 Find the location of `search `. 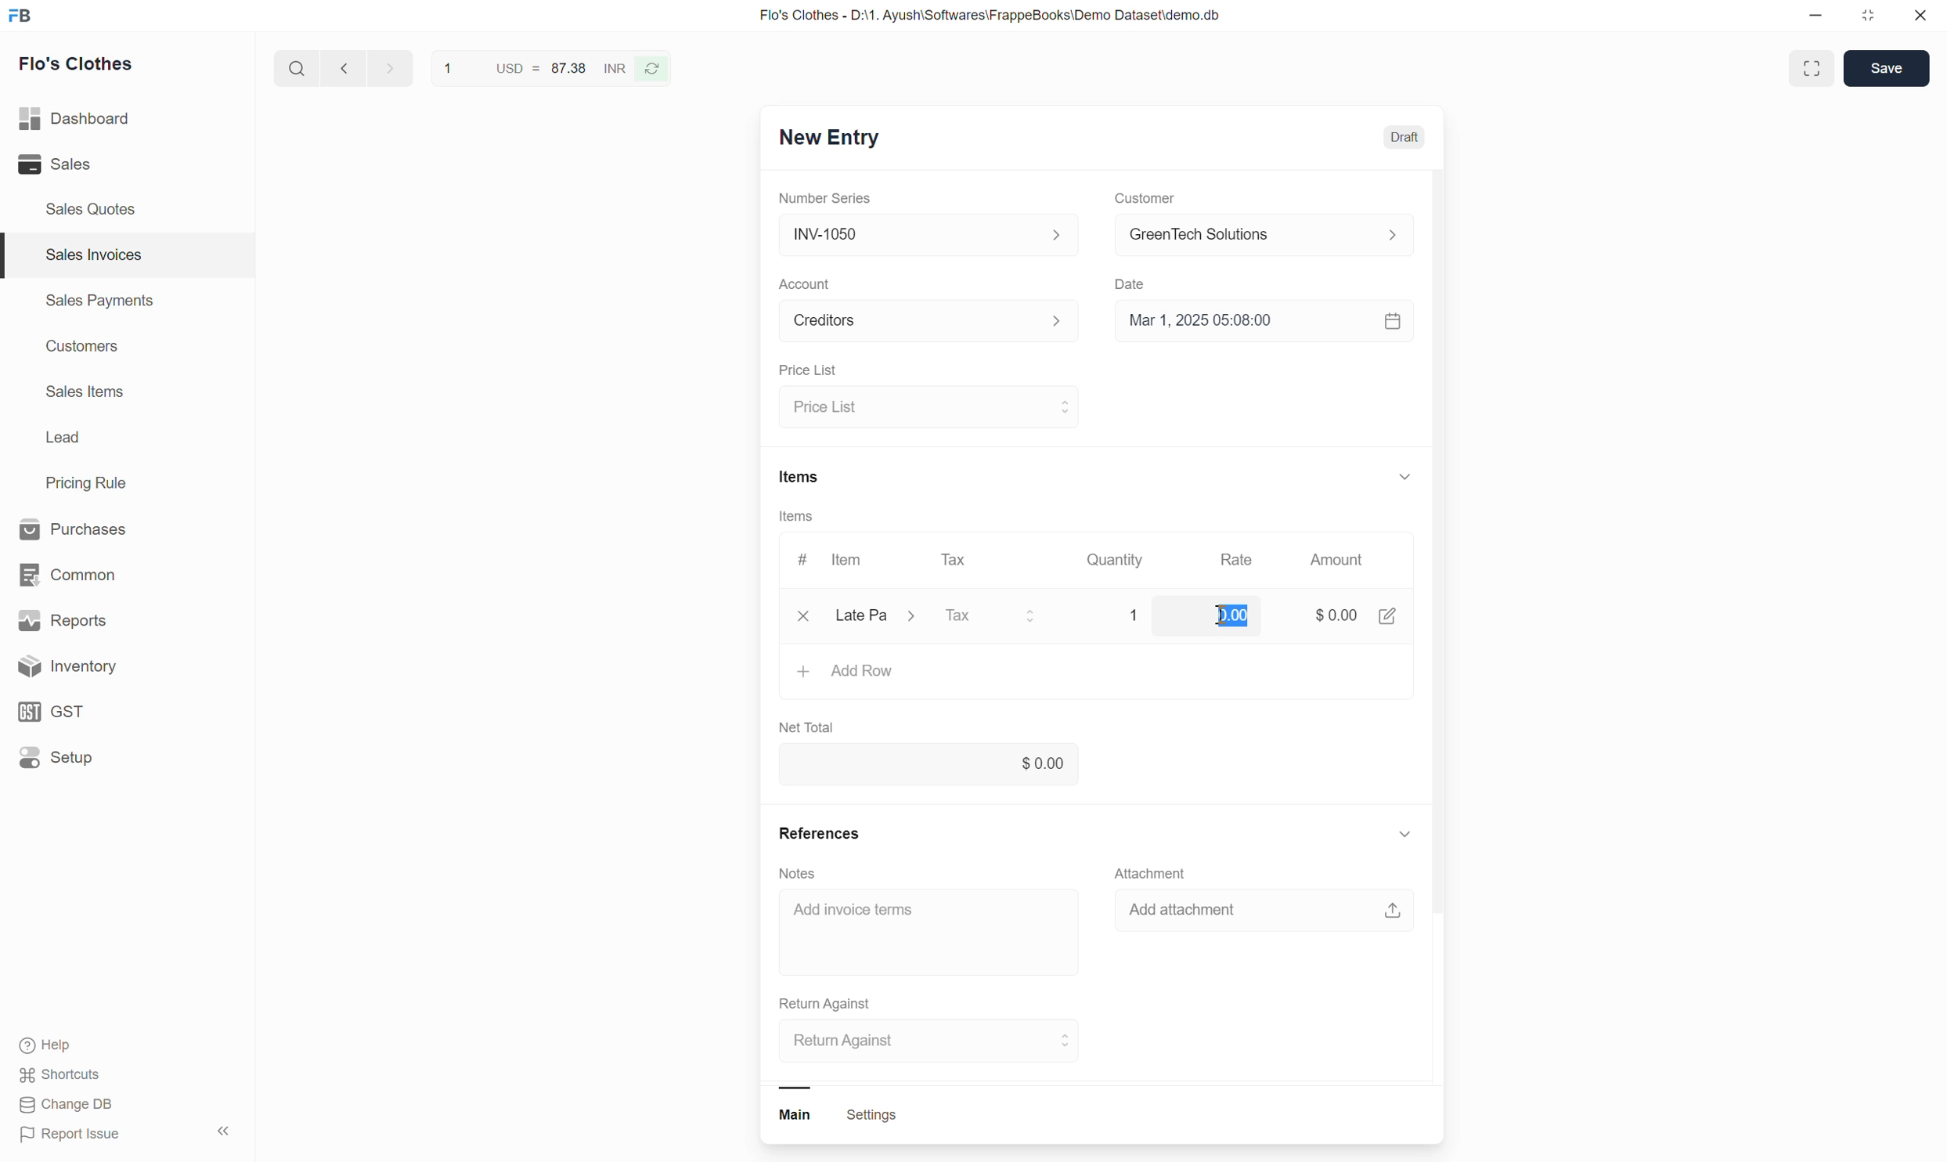

search  is located at coordinates (294, 72).